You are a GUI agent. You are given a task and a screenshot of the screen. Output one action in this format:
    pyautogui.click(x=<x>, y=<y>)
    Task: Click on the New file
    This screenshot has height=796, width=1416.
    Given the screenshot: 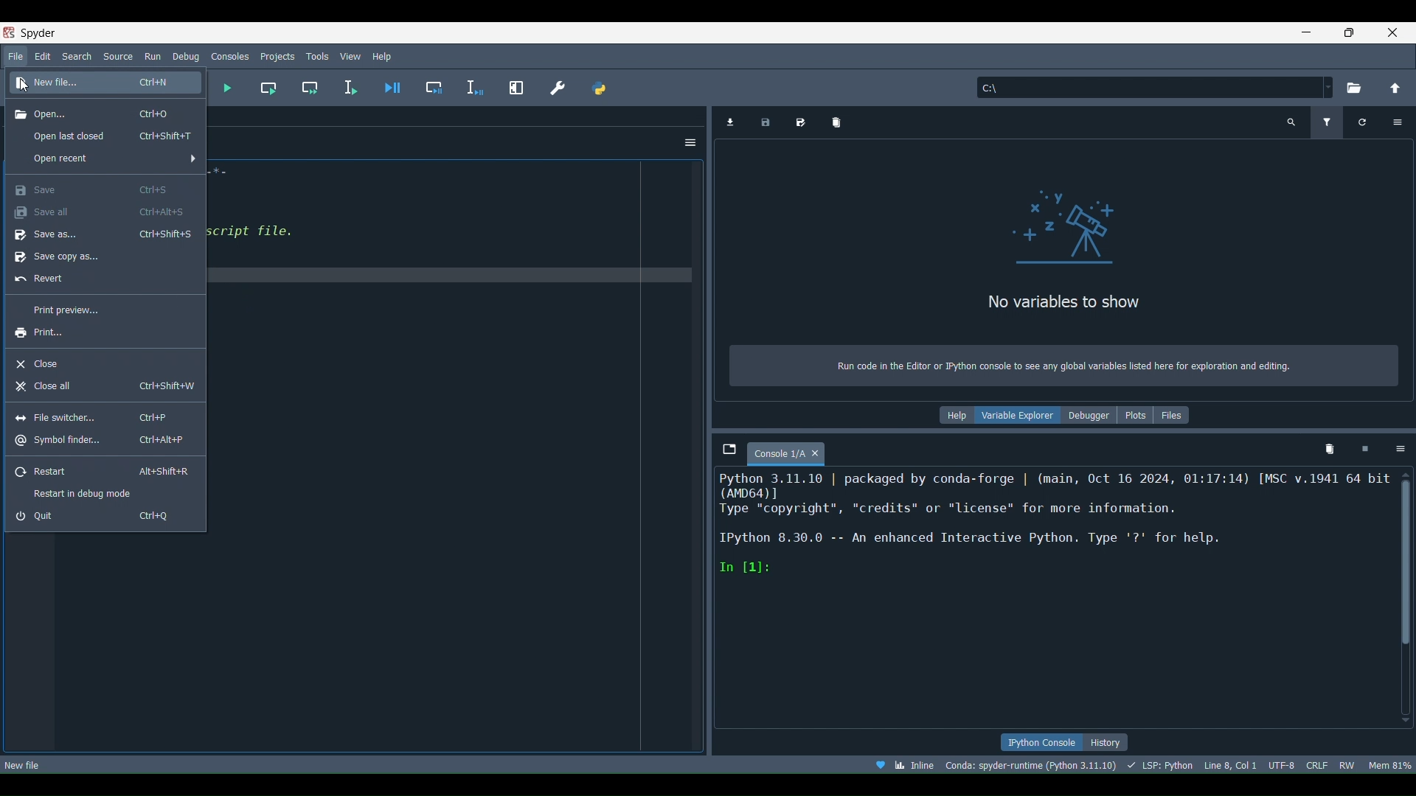 What is the action you would take?
    pyautogui.click(x=100, y=83)
    